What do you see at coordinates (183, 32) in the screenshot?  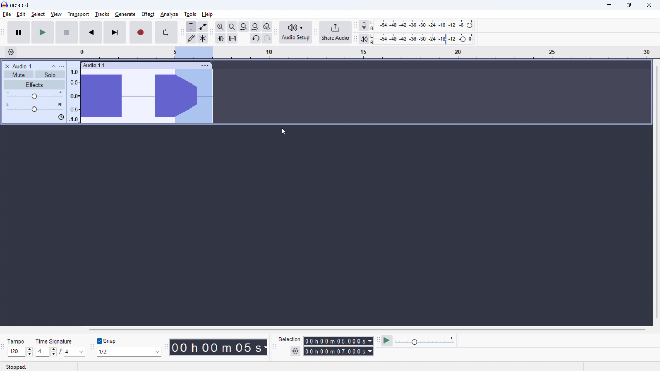 I see `Tools toolbar ` at bounding box center [183, 32].